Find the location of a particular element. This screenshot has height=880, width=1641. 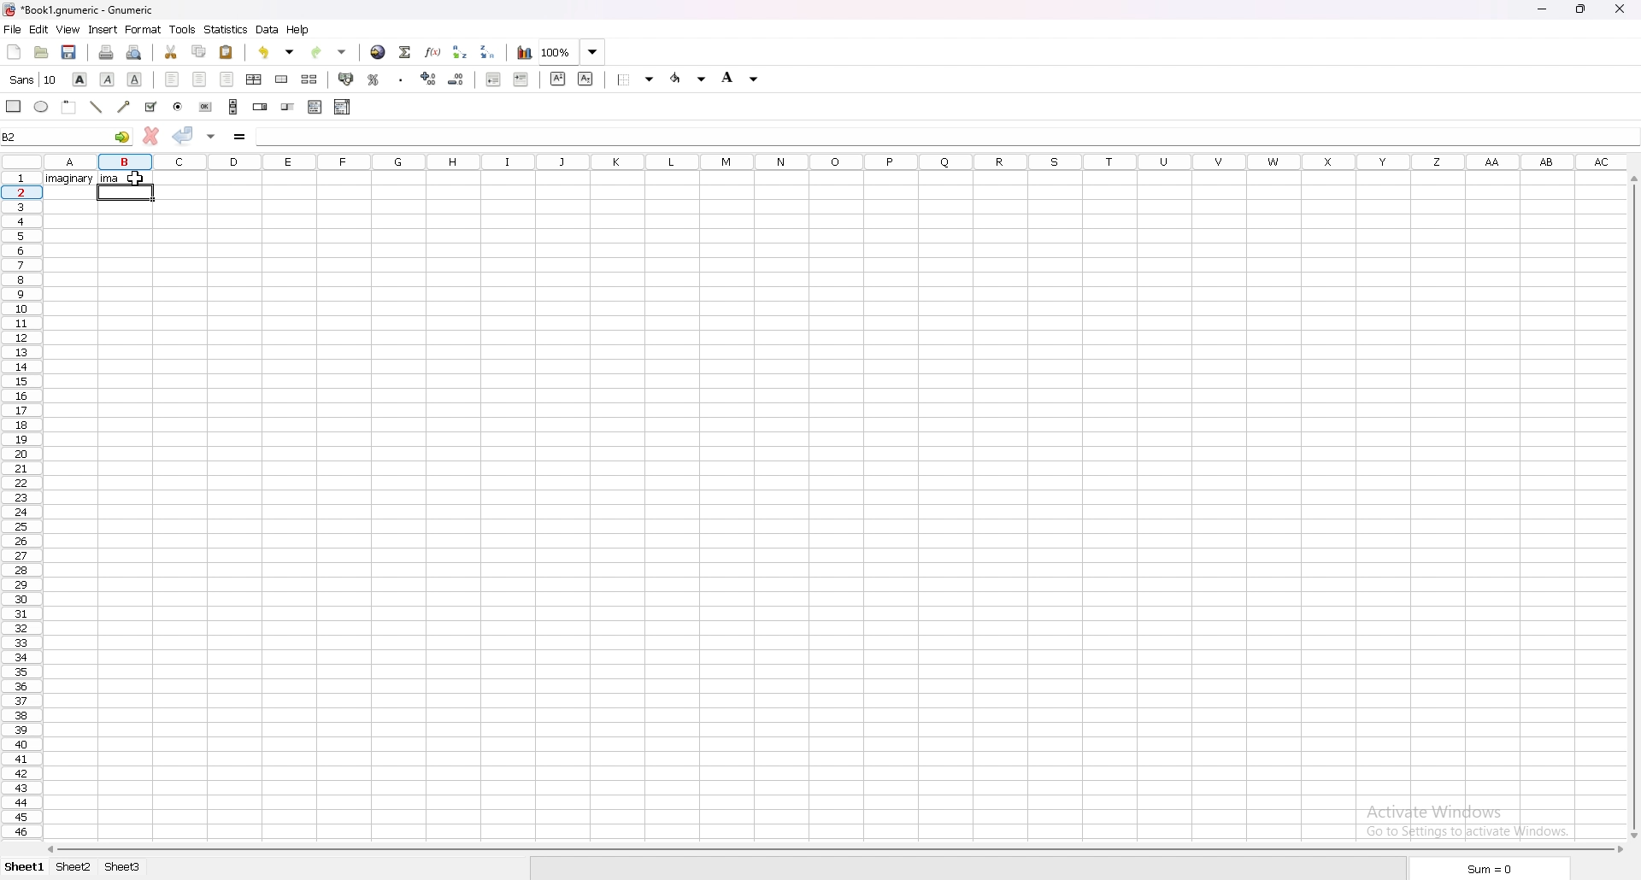

functions is located at coordinates (432, 52).